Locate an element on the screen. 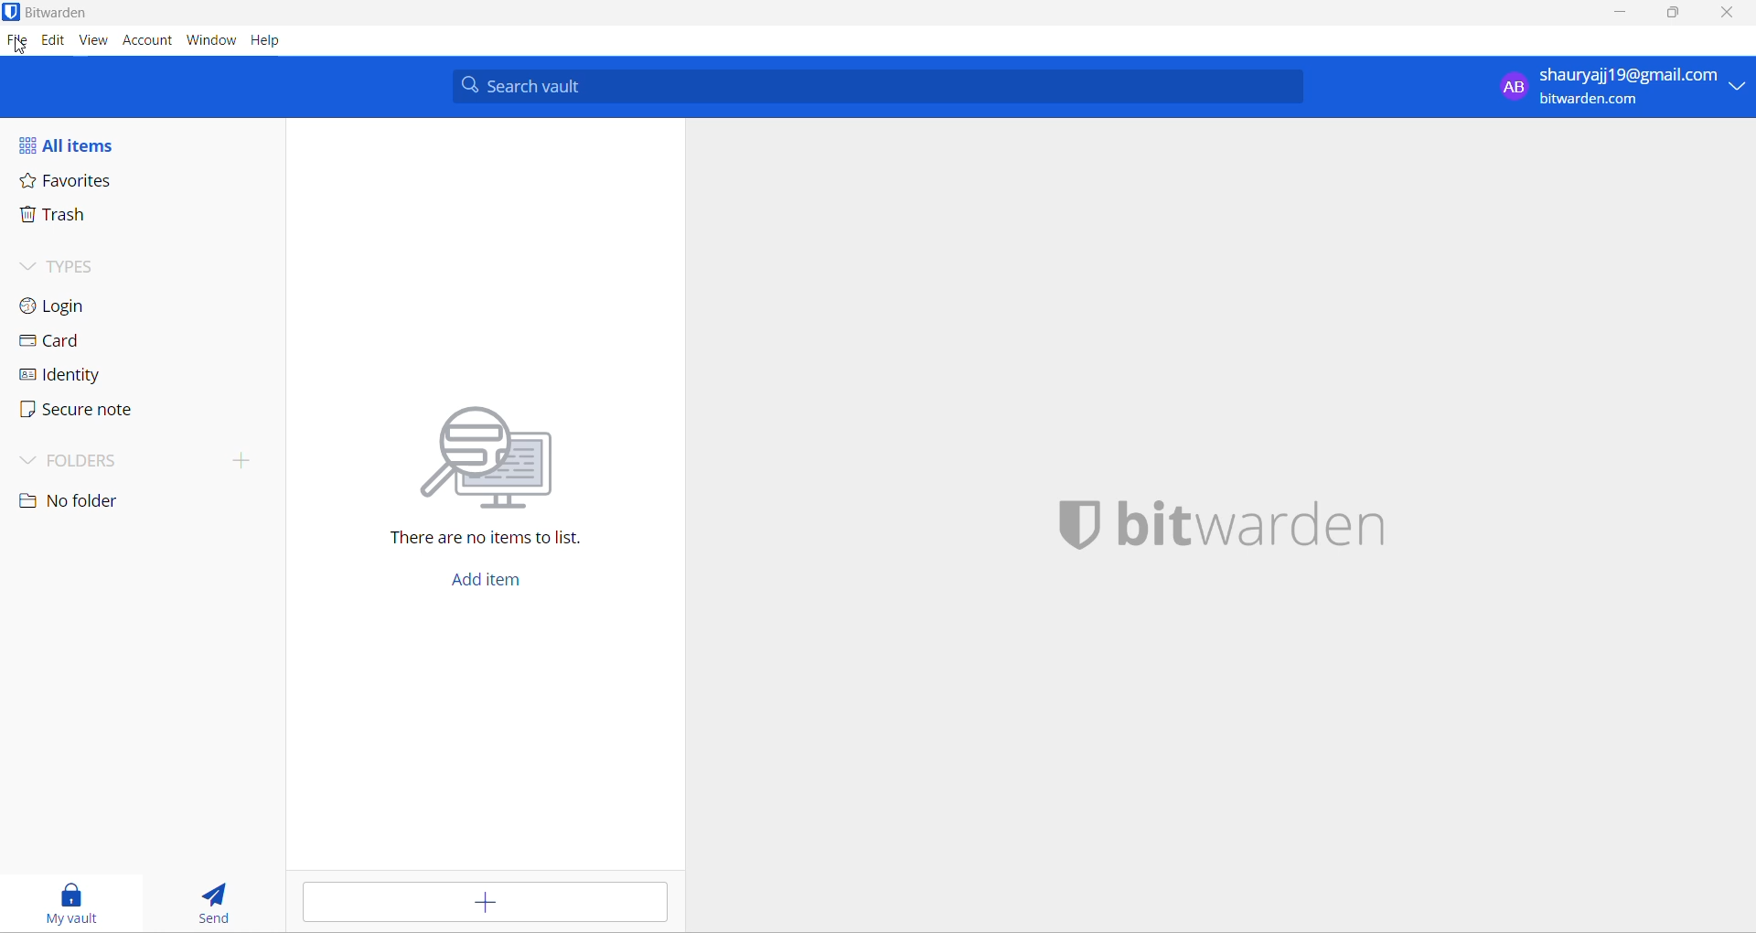  identity is located at coordinates (72, 378).